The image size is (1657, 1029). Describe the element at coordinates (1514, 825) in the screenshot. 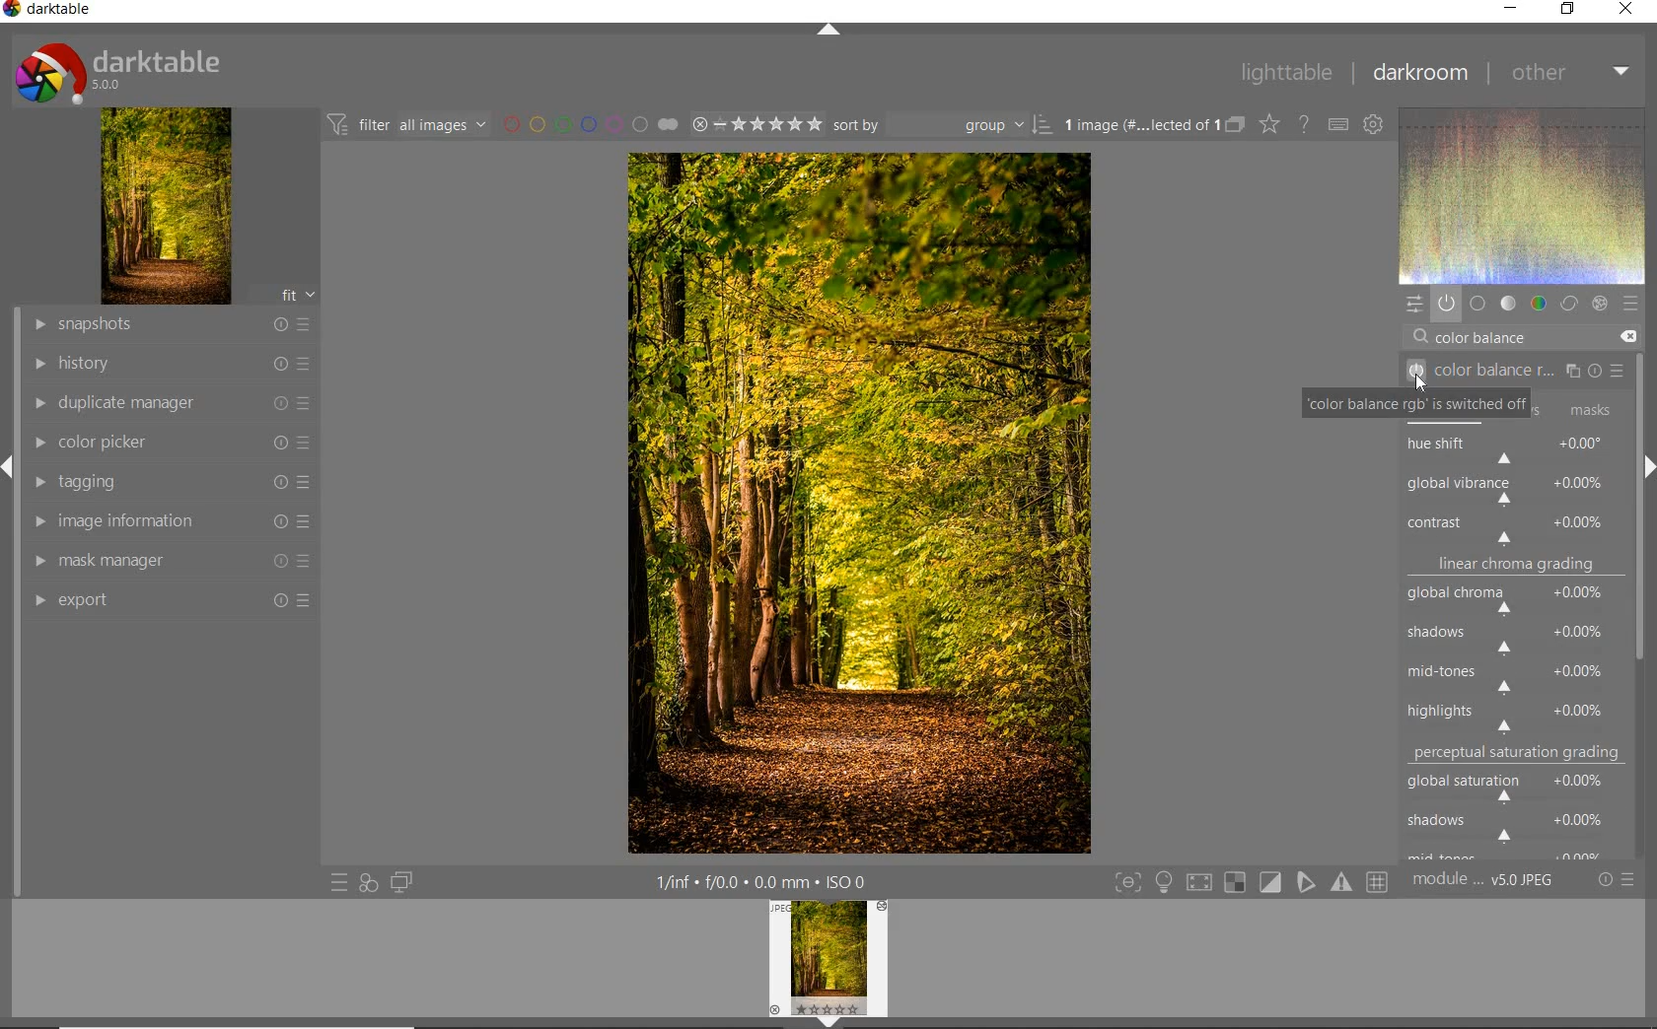

I see `shadows` at that location.